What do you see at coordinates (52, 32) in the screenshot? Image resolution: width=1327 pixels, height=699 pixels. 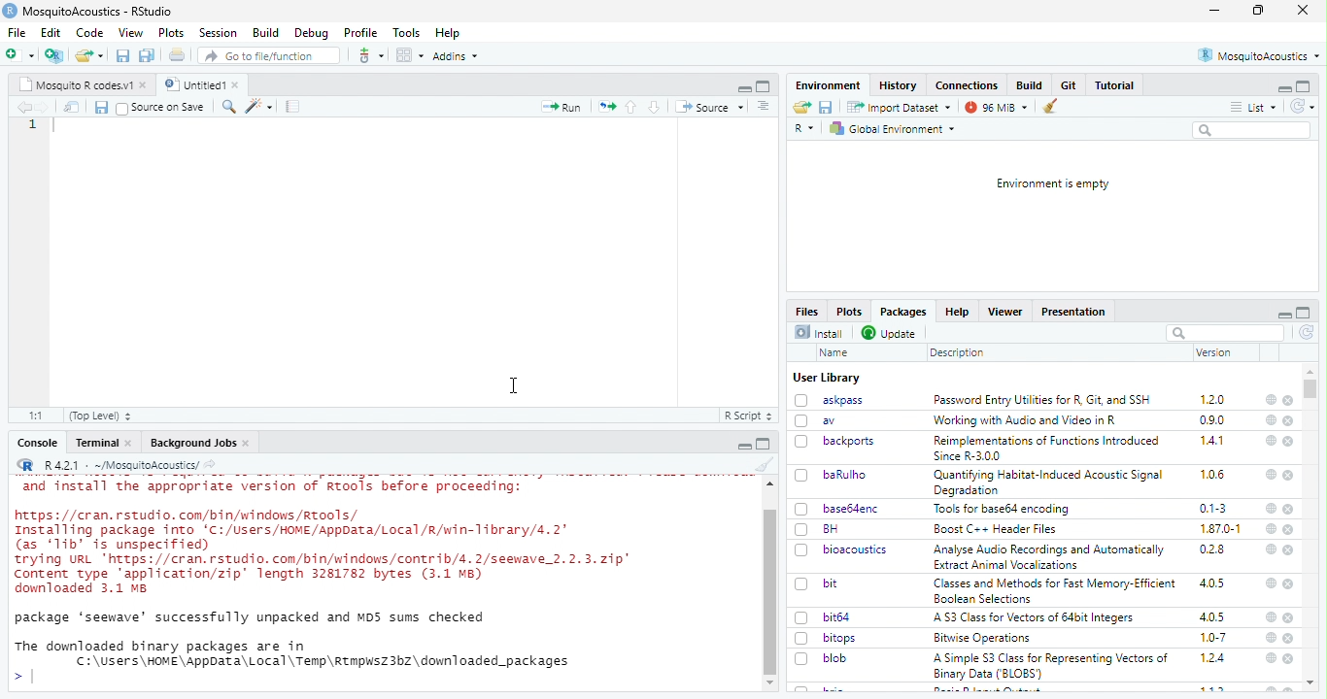 I see `Edit` at bounding box center [52, 32].